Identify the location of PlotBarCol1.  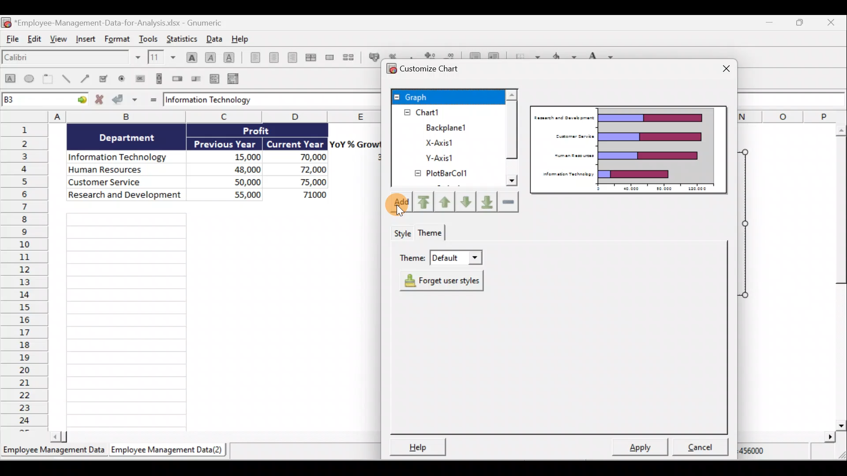
(447, 175).